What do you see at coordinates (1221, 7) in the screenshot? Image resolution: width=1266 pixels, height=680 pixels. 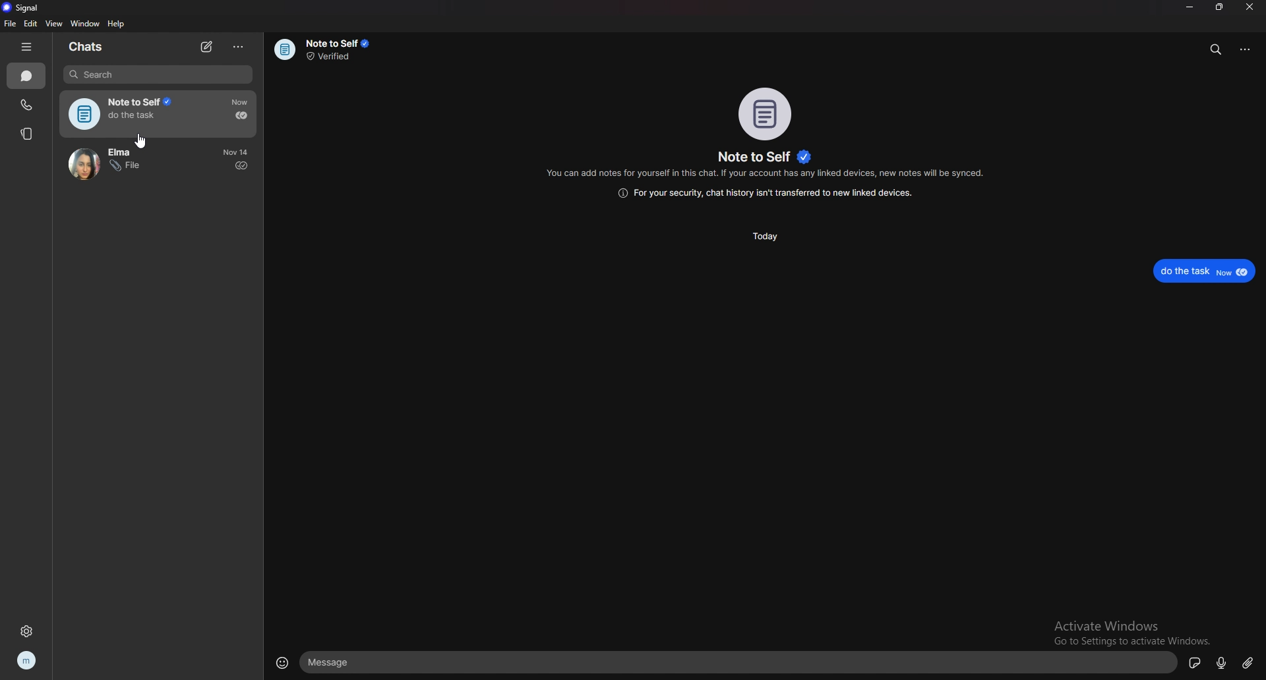 I see `resize` at bounding box center [1221, 7].